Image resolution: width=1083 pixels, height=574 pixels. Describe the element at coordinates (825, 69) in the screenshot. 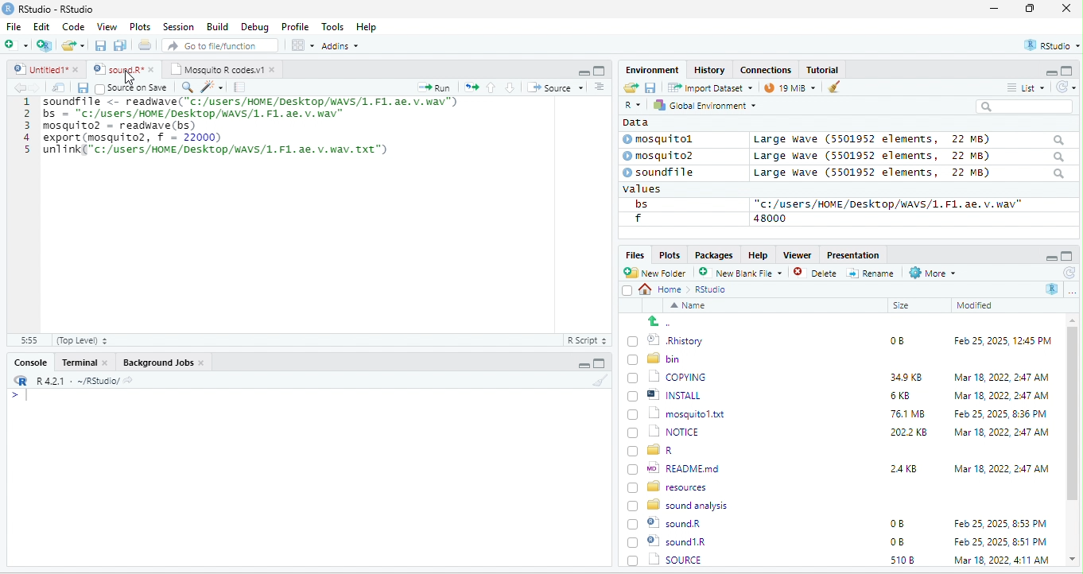

I see `Tutorial` at that location.